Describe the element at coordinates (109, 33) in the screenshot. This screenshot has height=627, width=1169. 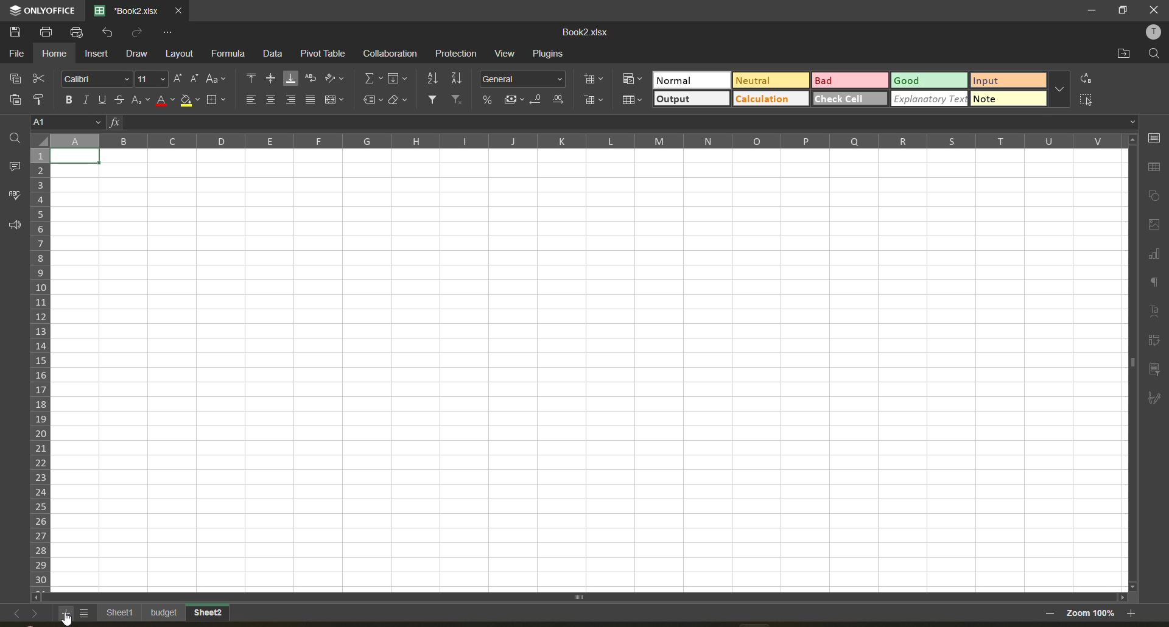
I see `undo` at that location.